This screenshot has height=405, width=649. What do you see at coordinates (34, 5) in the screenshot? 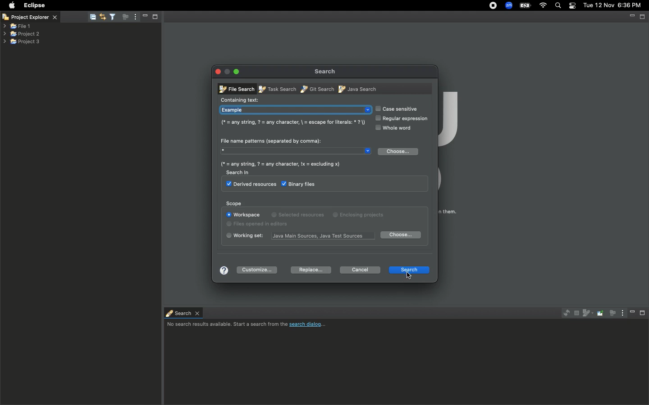
I see `Eclipse` at bounding box center [34, 5].